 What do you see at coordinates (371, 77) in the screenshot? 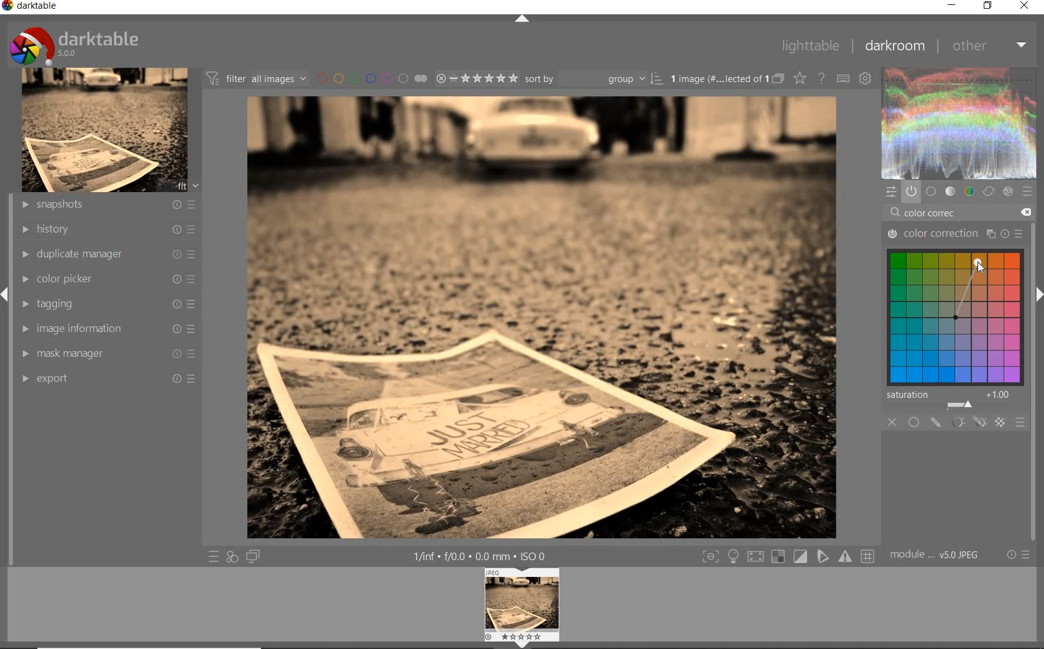
I see `filter by image color lebel` at bounding box center [371, 77].